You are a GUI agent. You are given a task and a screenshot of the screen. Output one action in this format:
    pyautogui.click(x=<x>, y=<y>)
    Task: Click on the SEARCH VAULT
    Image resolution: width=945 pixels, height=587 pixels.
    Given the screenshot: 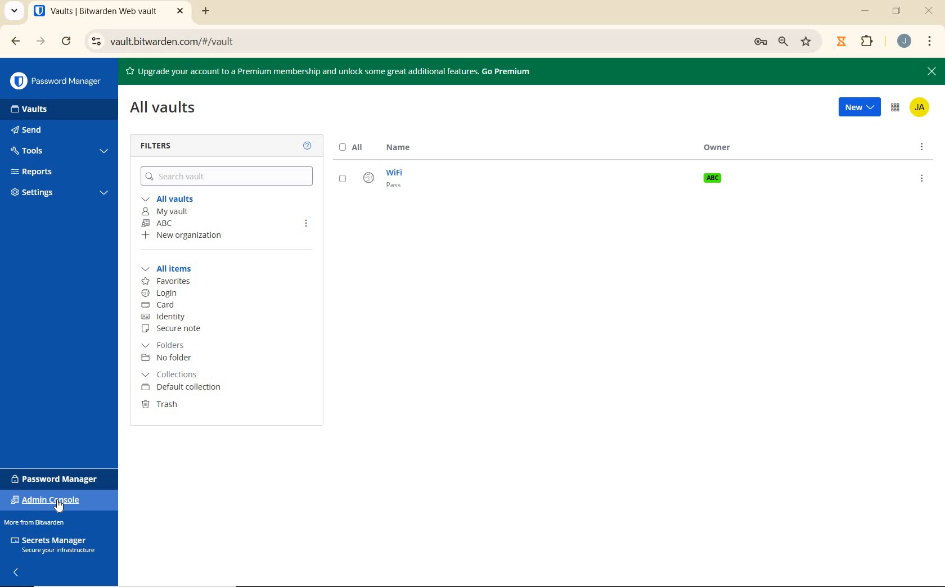 What is the action you would take?
    pyautogui.click(x=228, y=176)
    